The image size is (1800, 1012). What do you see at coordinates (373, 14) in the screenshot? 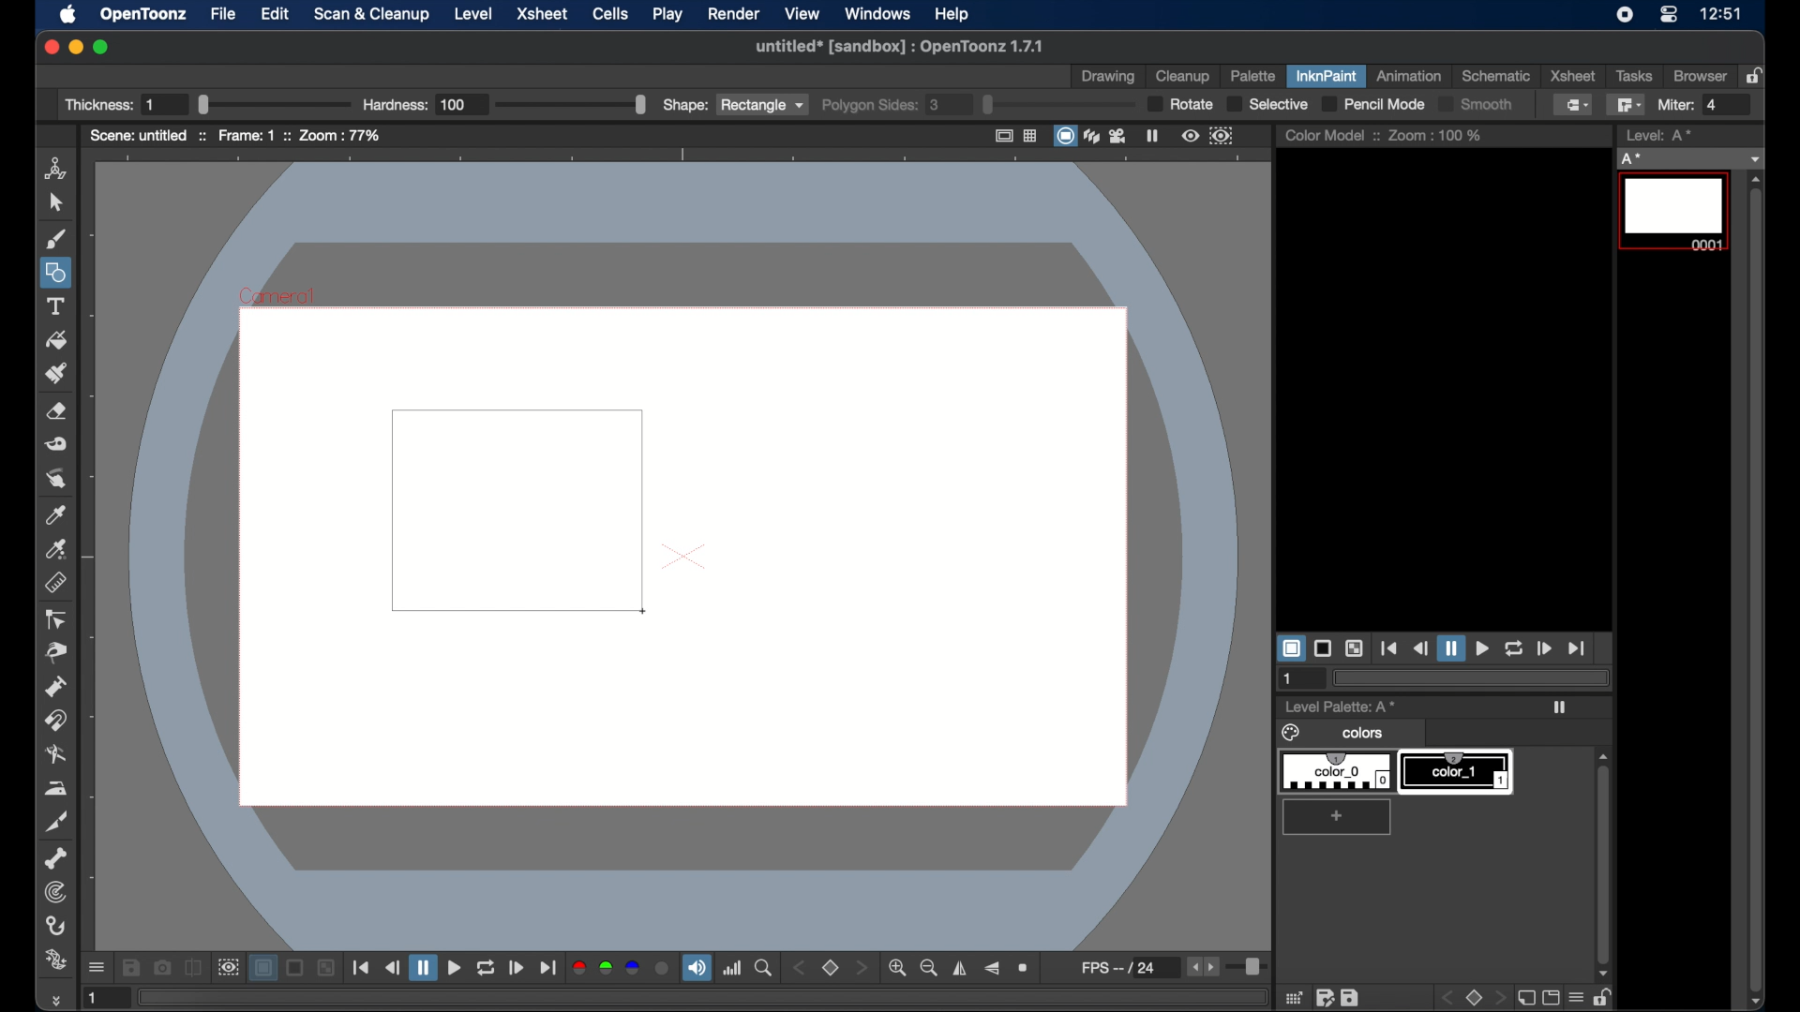
I see `scan and cleanup` at bounding box center [373, 14].